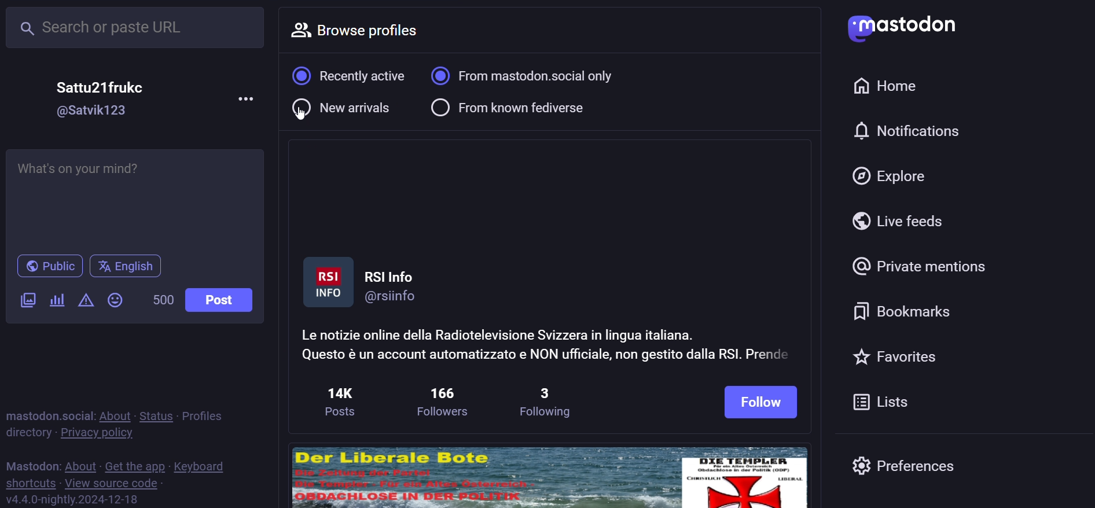 Image resolution: width=1095 pixels, height=508 pixels. What do you see at coordinates (31, 466) in the screenshot?
I see `mastodon` at bounding box center [31, 466].